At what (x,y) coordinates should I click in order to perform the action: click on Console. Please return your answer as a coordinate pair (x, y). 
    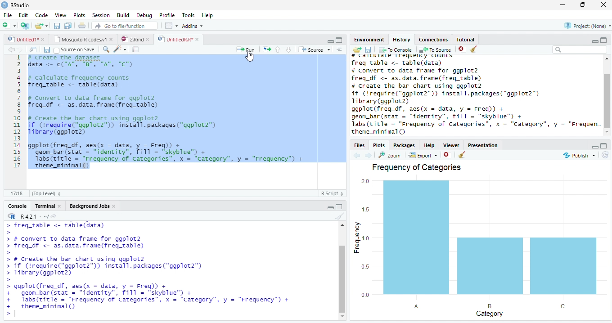
    Looking at the image, I should click on (18, 206).